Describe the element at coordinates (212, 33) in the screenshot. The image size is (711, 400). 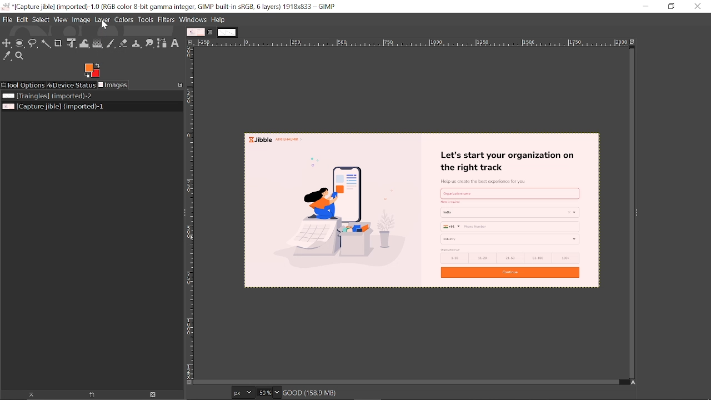
I see `Close current tab` at that location.